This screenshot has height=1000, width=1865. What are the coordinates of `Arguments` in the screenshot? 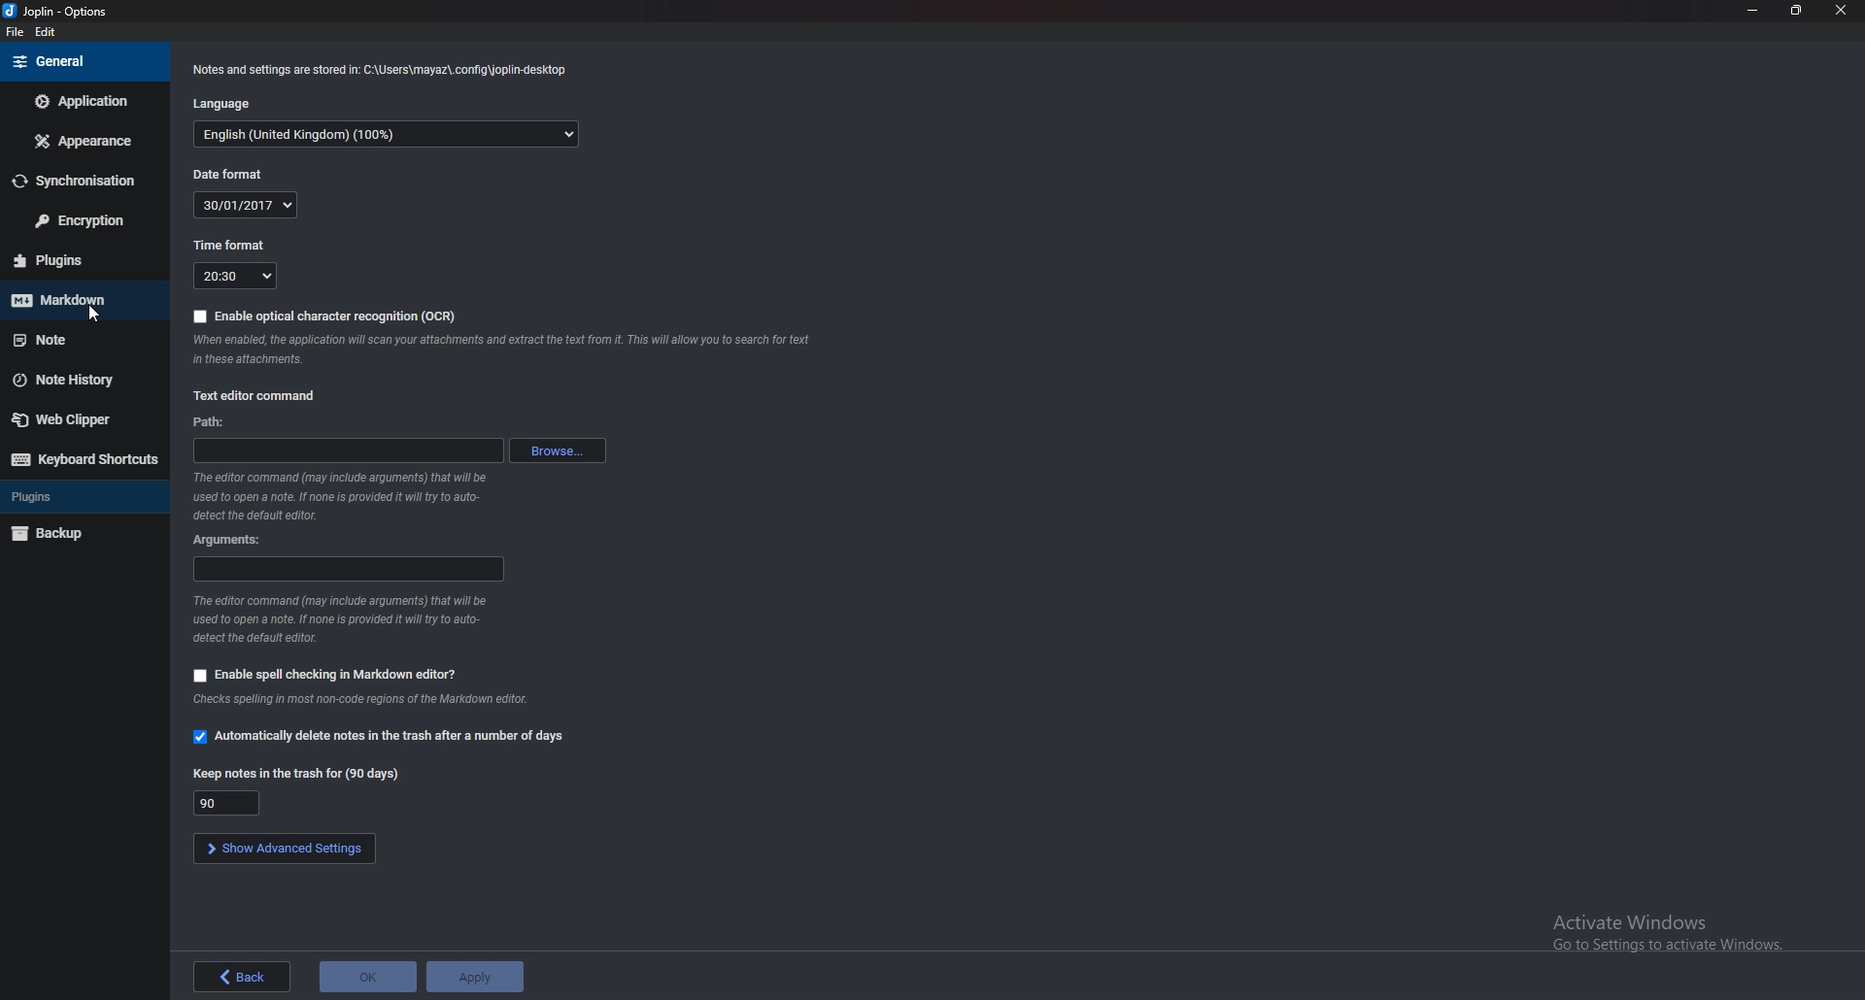 It's located at (345, 569).